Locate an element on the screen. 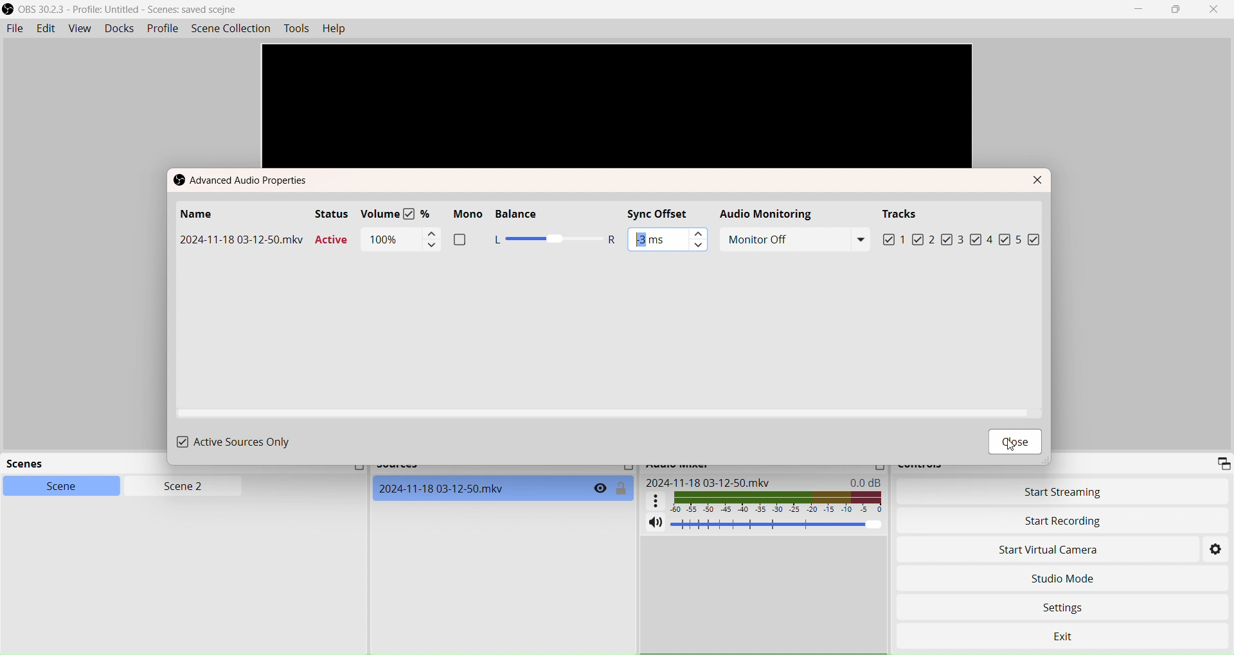 This screenshot has width=1234, height=655. Minimize is located at coordinates (1142, 10).